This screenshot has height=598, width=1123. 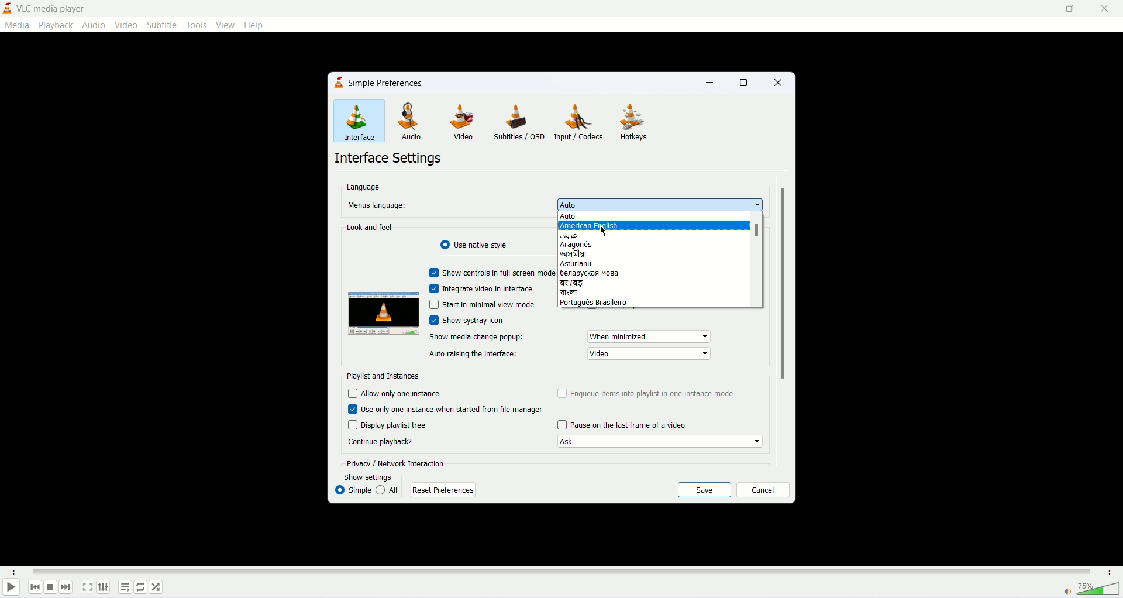 I want to click on fullscreen, so click(x=87, y=587).